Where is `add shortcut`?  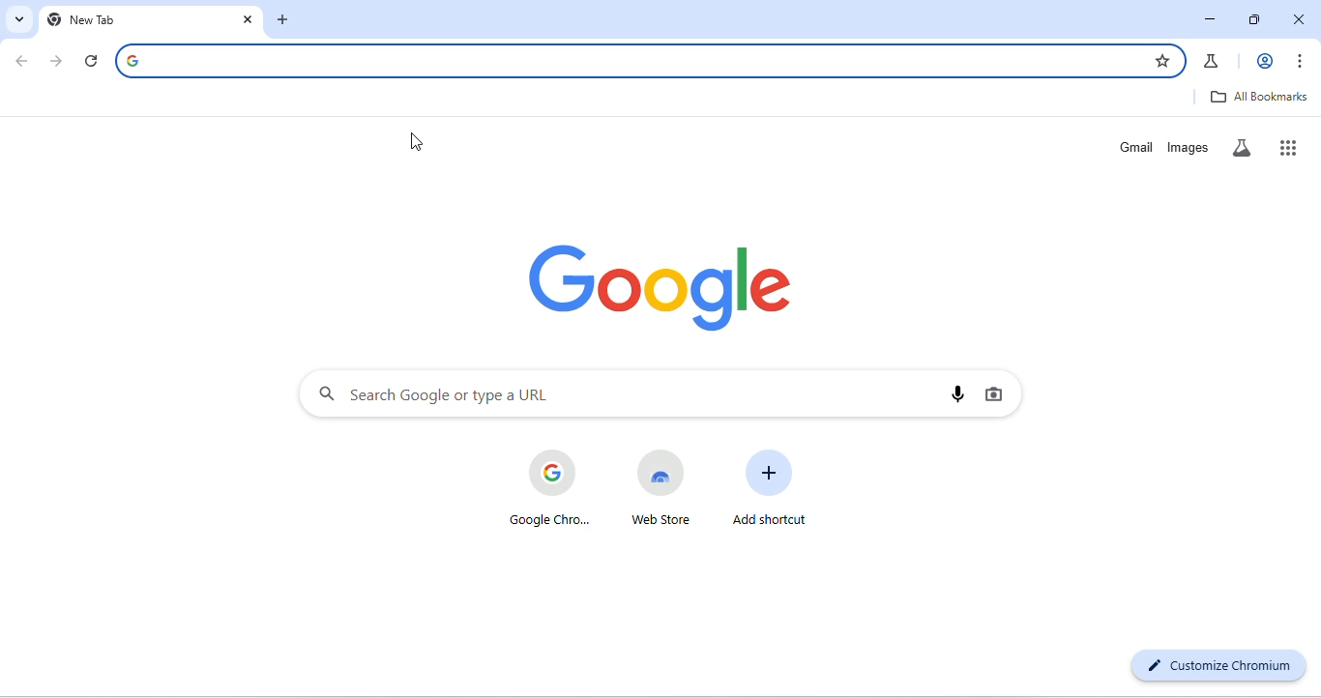
add shortcut is located at coordinates (771, 486).